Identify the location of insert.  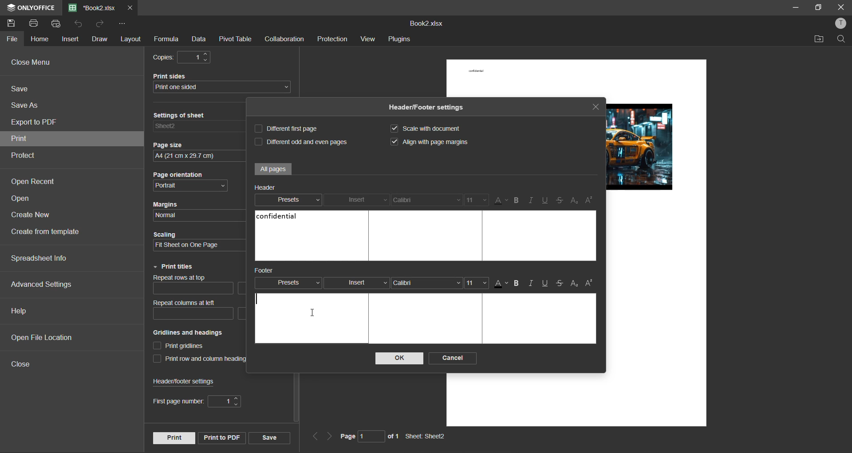
(357, 200).